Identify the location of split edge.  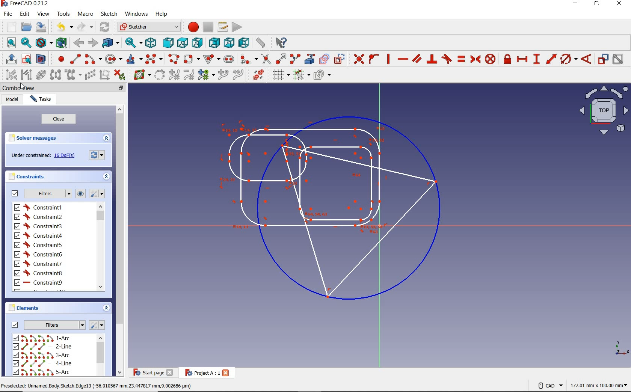
(295, 59).